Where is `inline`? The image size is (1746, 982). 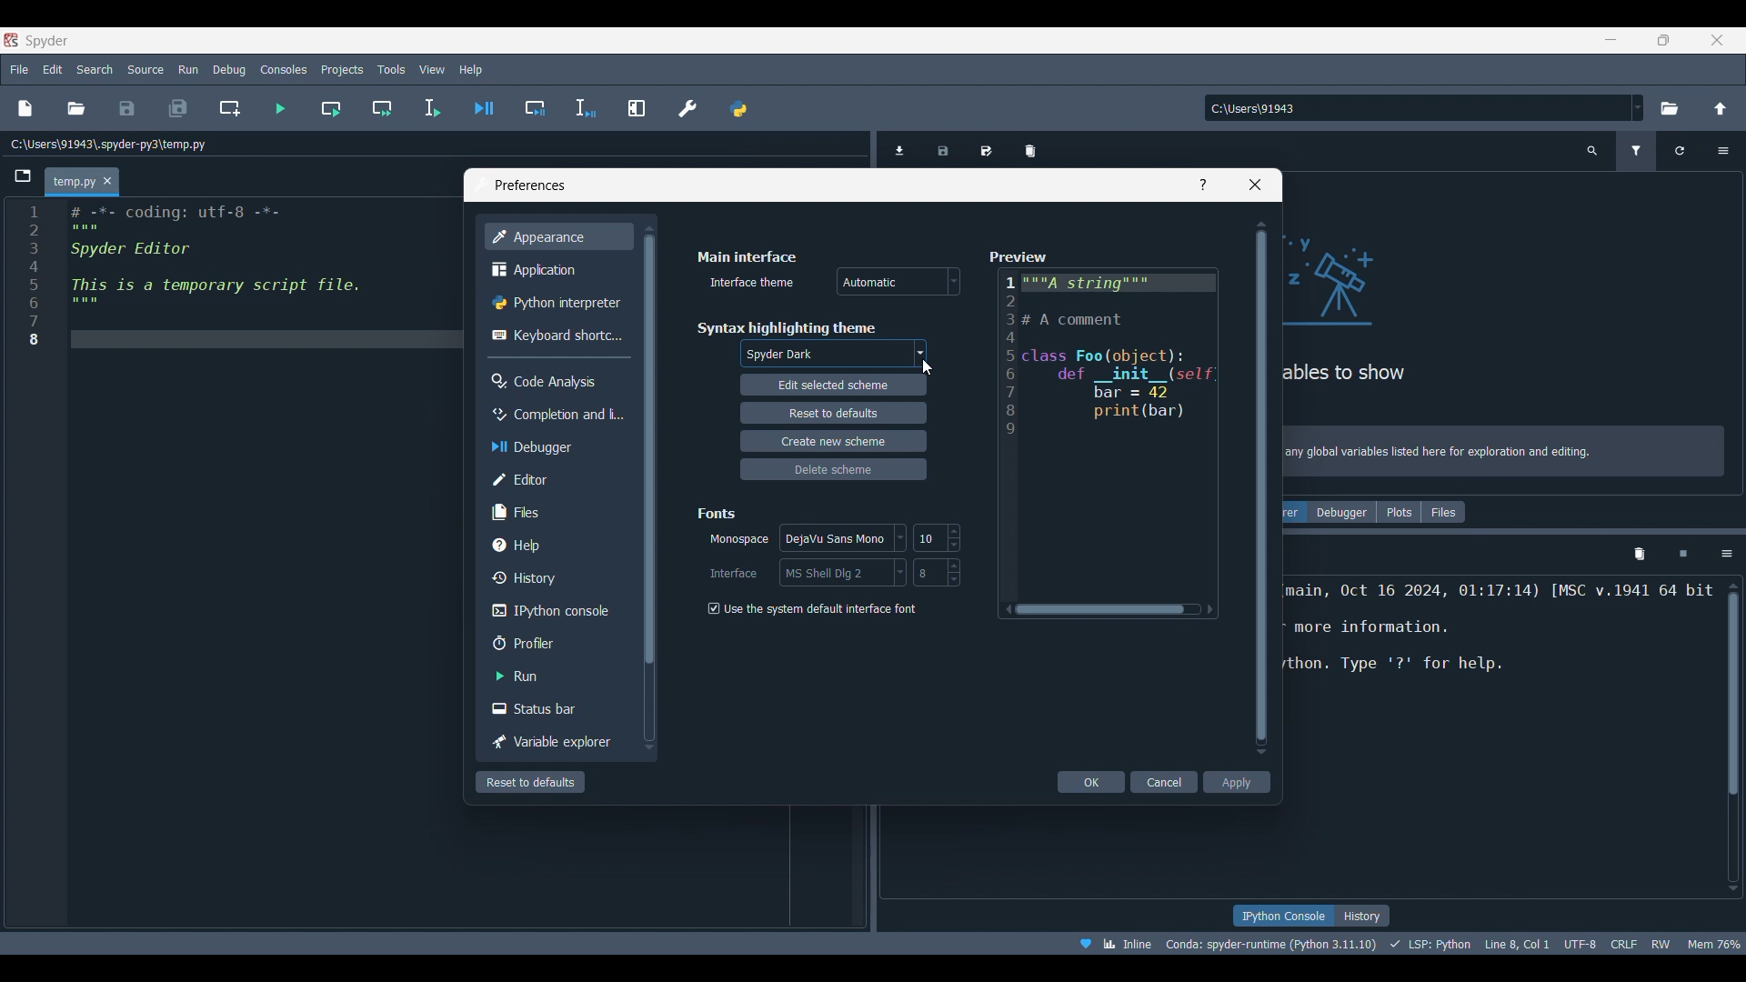
inline is located at coordinates (1111, 942).